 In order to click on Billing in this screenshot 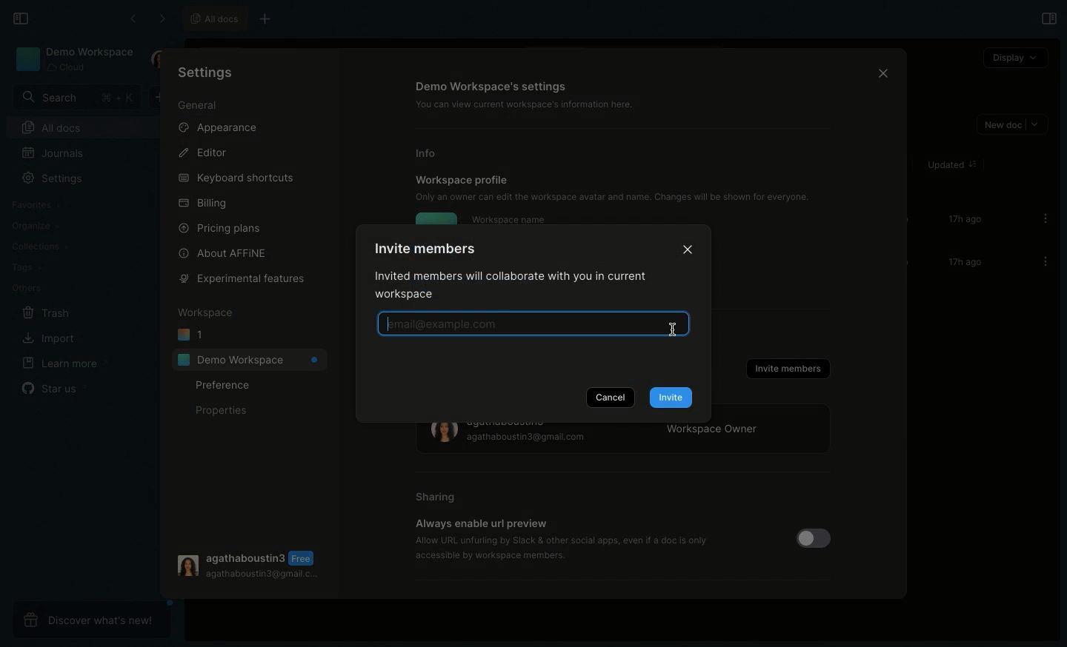, I will do `click(202, 204)`.